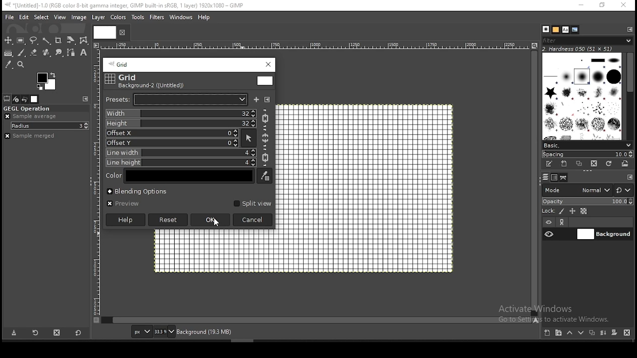 This screenshot has width=637, height=358. Describe the element at coordinates (266, 138) in the screenshot. I see `constraint proportions` at that location.